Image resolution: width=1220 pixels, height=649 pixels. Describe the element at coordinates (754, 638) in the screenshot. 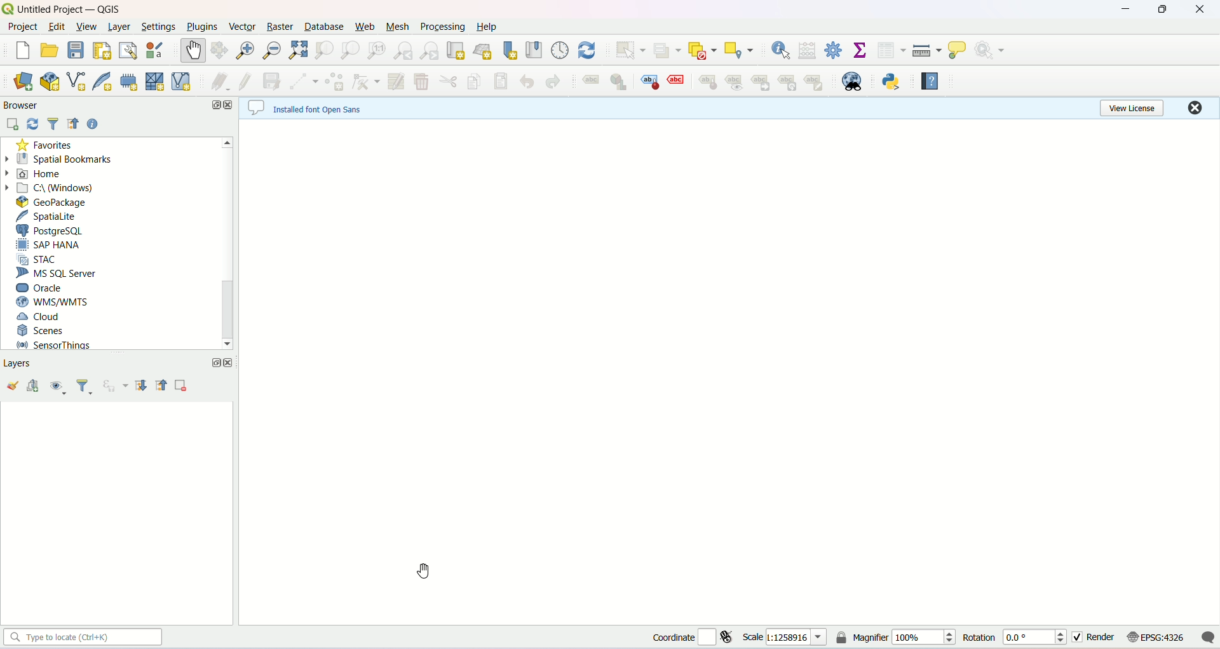

I see `scale` at that location.